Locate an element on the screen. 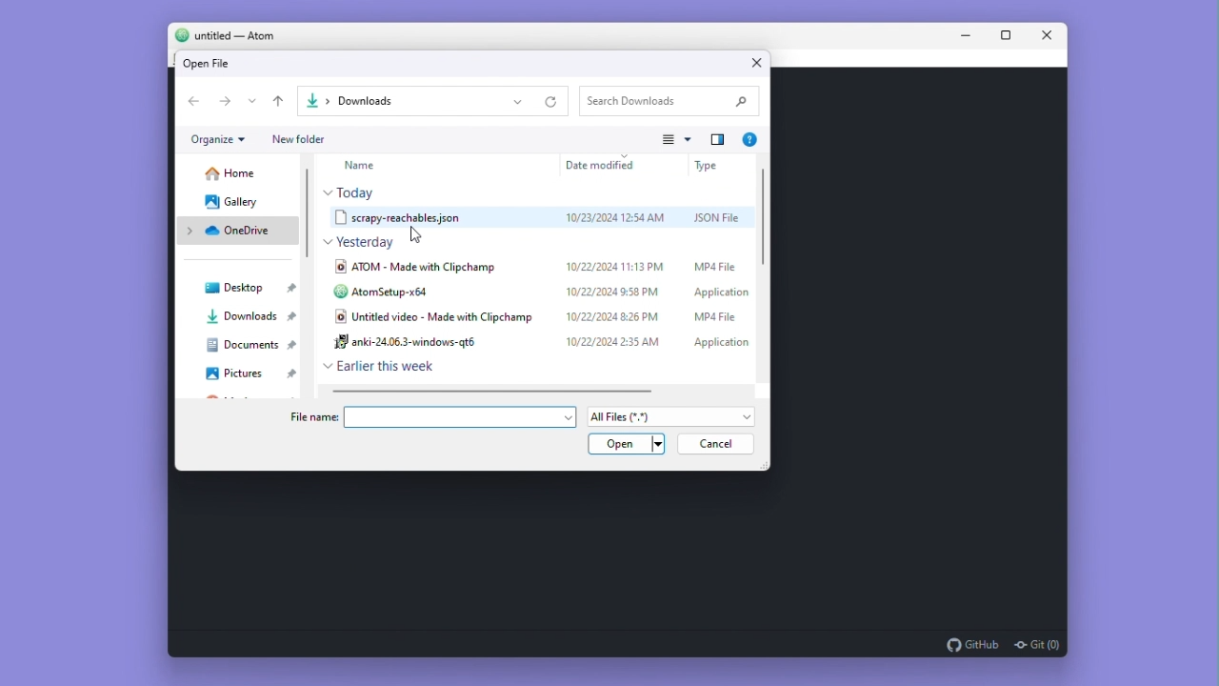  cursor is located at coordinates (423, 233).